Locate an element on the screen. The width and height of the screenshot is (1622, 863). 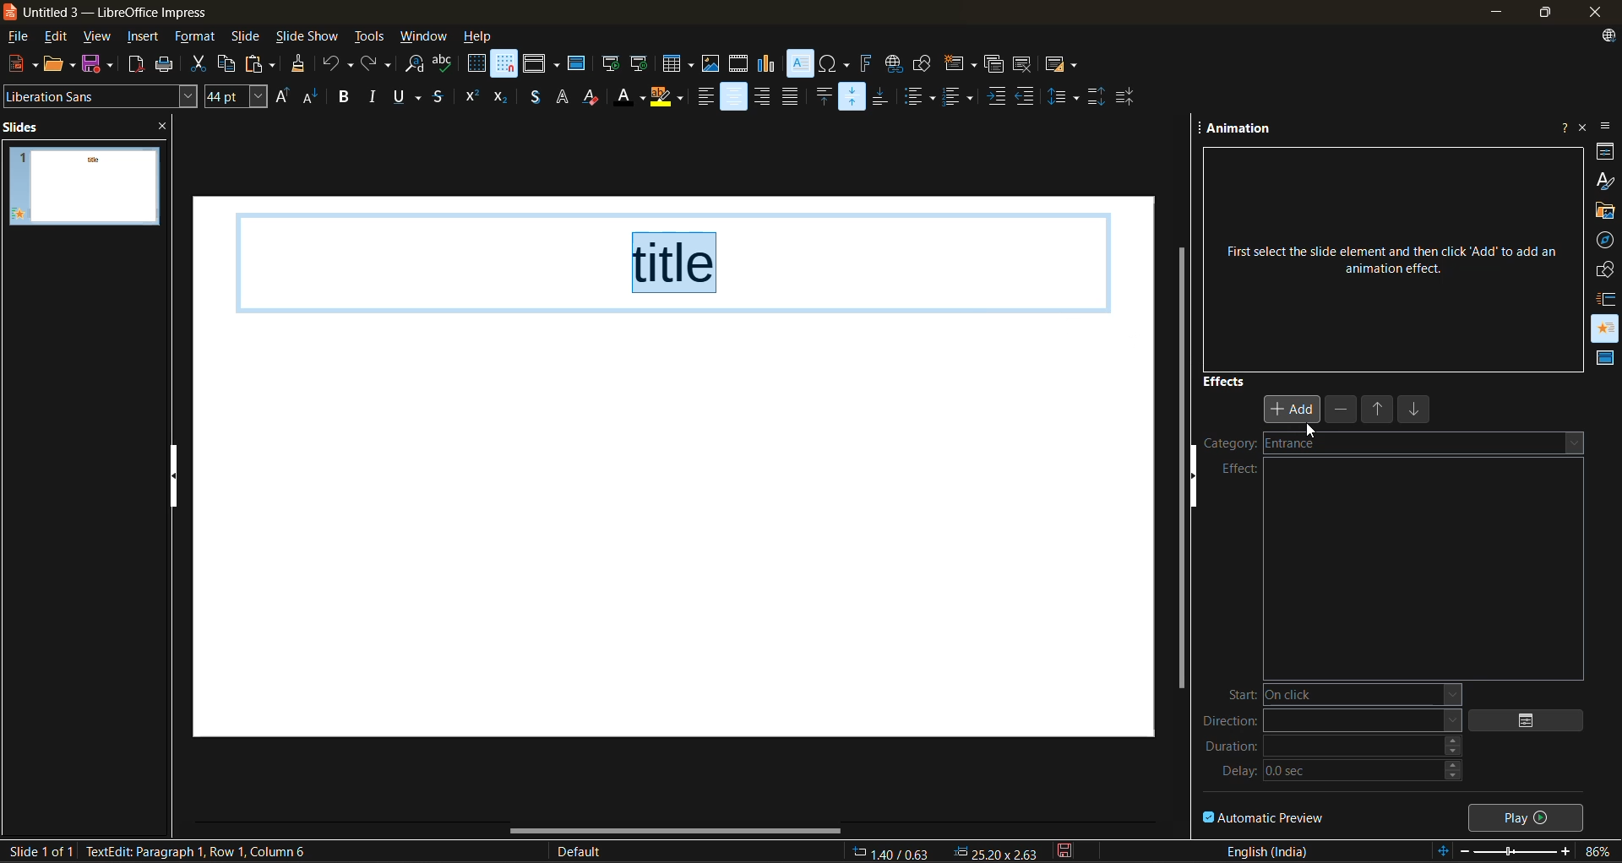
snap to grid is located at coordinates (505, 63).